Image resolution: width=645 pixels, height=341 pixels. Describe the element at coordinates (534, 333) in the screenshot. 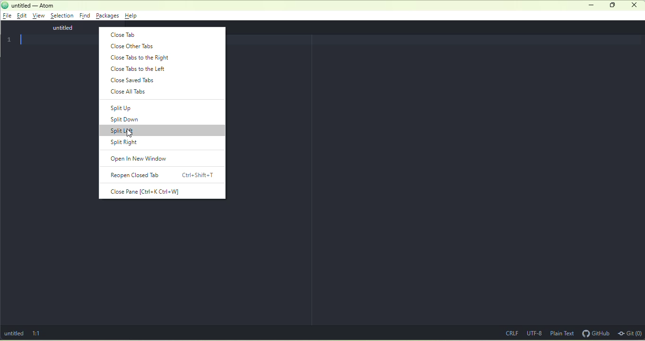

I see `UTF-8` at that location.